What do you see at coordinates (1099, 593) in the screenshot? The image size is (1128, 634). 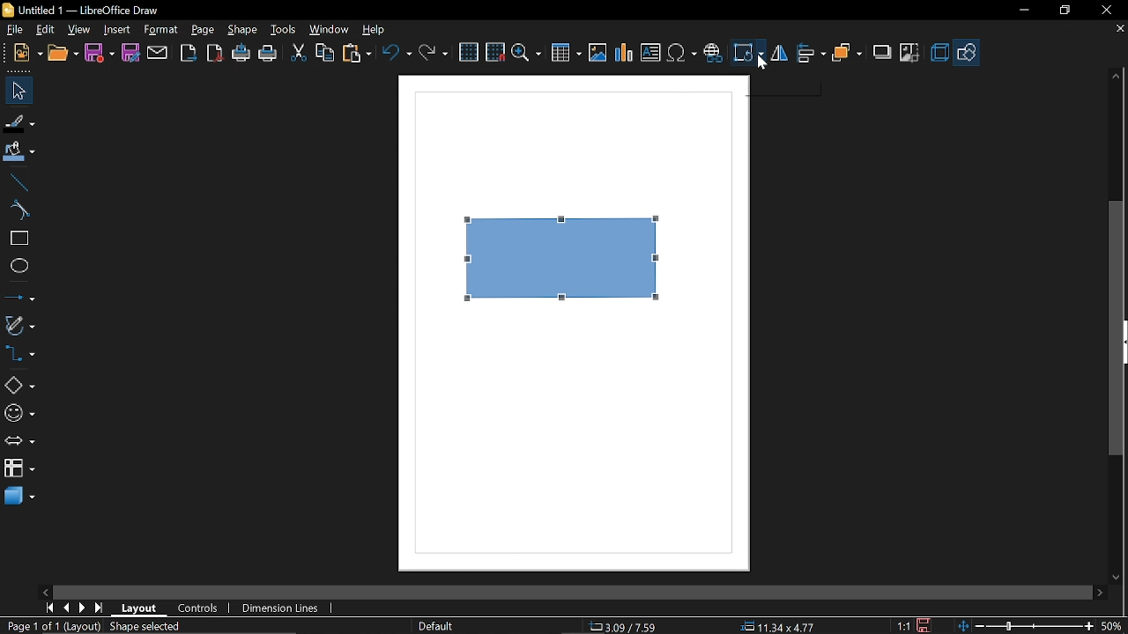 I see `Move right` at bounding box center [1099, 593].